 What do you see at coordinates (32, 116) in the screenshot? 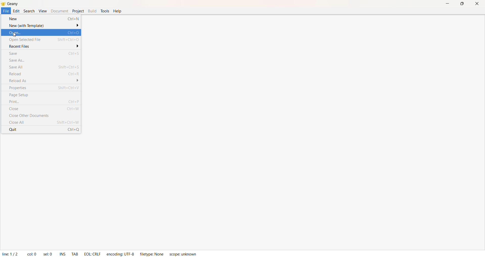
I see `Close Other Documents` at bounding box center [32, 116].